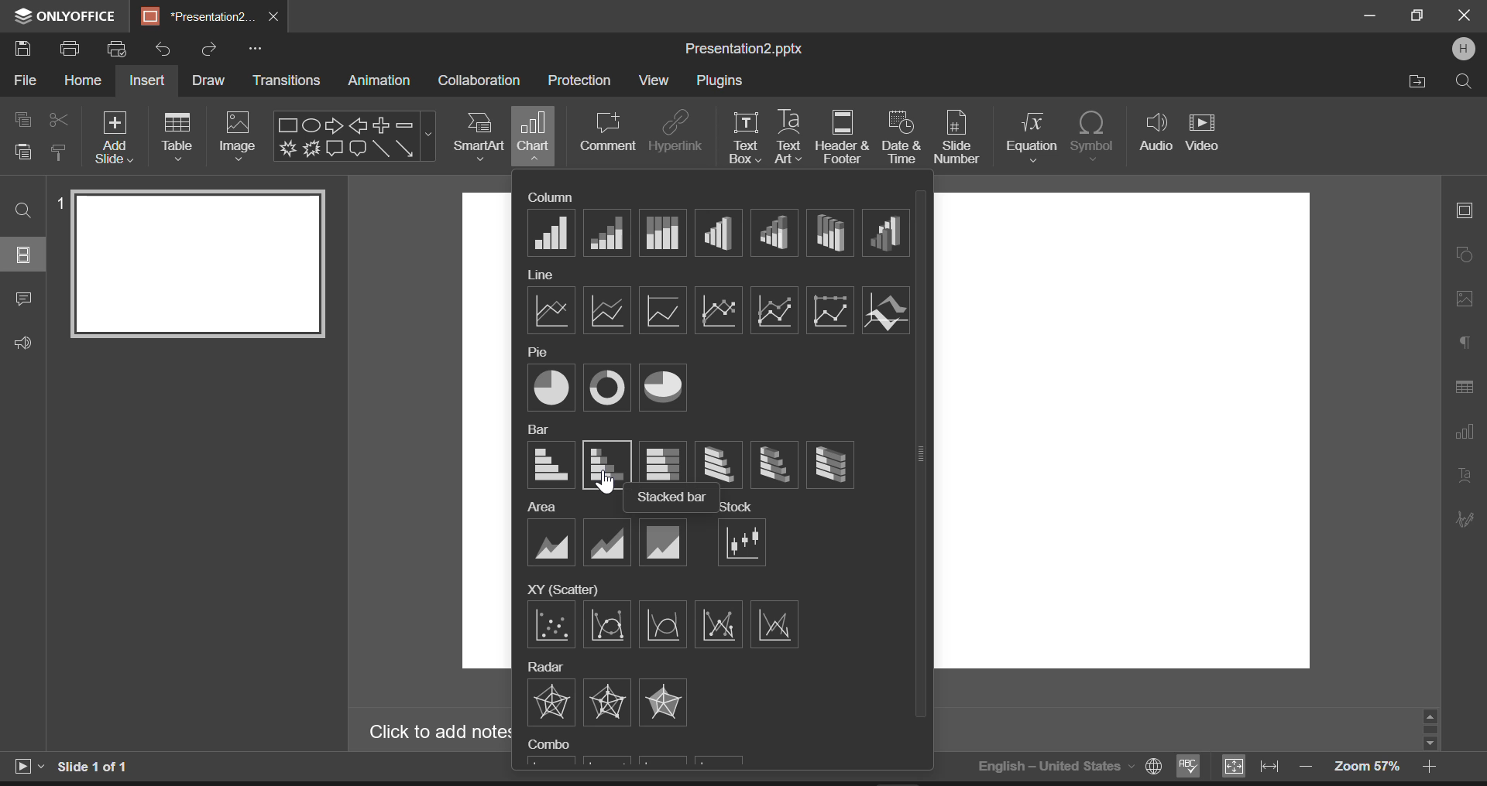 This screenshot has height=786, width=1487. Describe the element at coordinates (180, 135) in the screenshot. I see `Table` at that location.